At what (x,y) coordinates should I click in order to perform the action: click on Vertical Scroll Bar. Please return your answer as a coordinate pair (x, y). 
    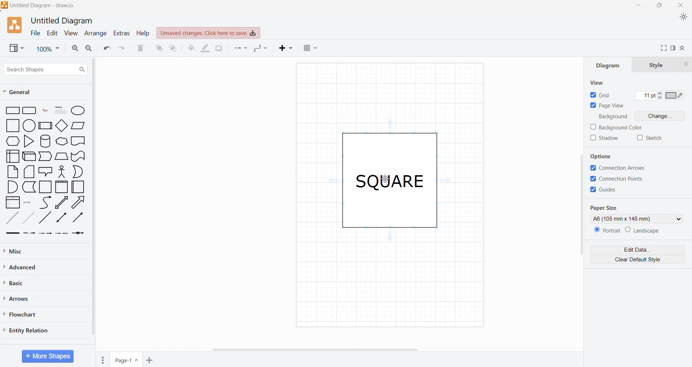
    Looking at the image, I should click on (94, 198).